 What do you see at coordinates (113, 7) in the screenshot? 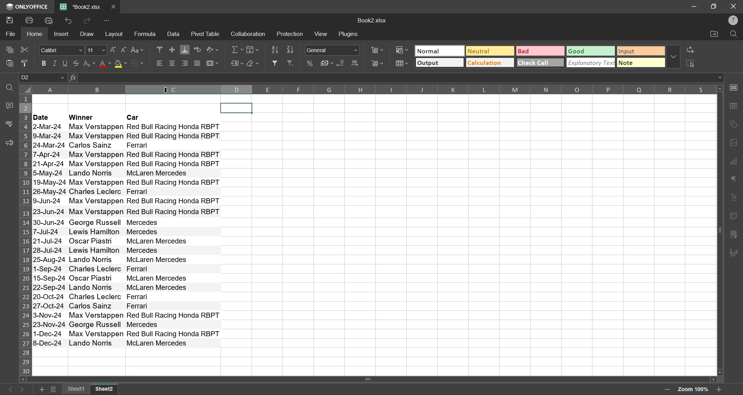
I see `close tab` at bounding box center [113, 7].